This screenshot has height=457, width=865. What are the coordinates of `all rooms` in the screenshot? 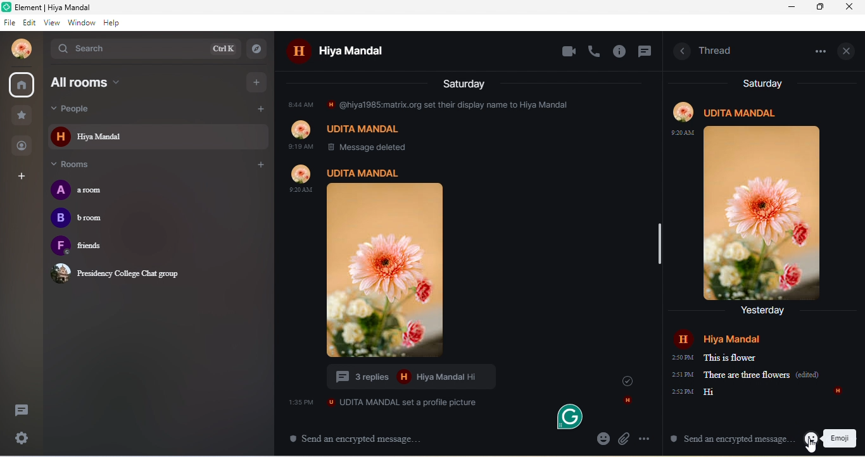 It's located at (23, 85).